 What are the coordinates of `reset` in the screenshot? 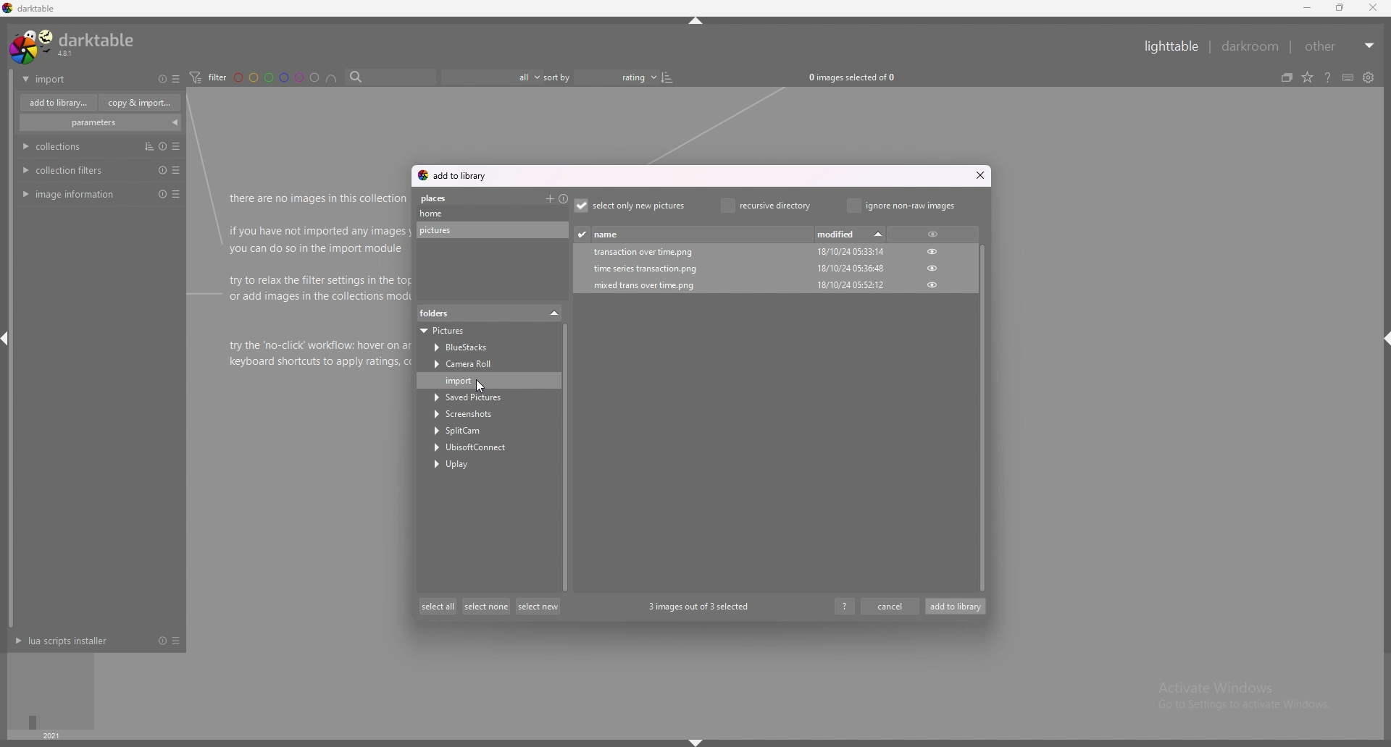 It's located at (160, 194).